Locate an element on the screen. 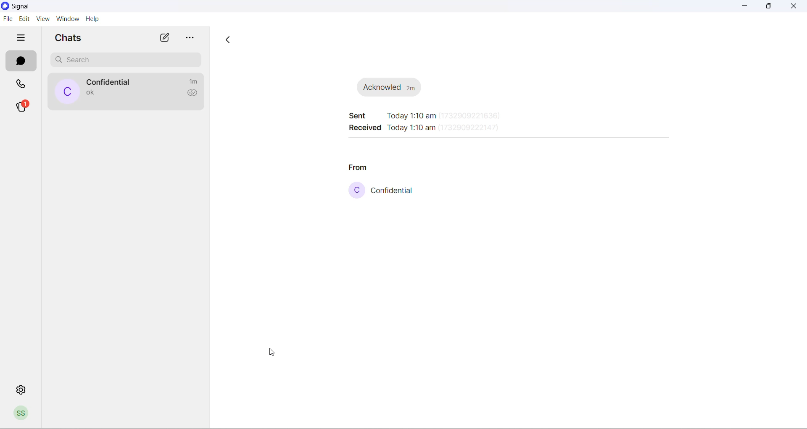 This screenshot has width=807, height=429. from is located at coordinates (361, 164).